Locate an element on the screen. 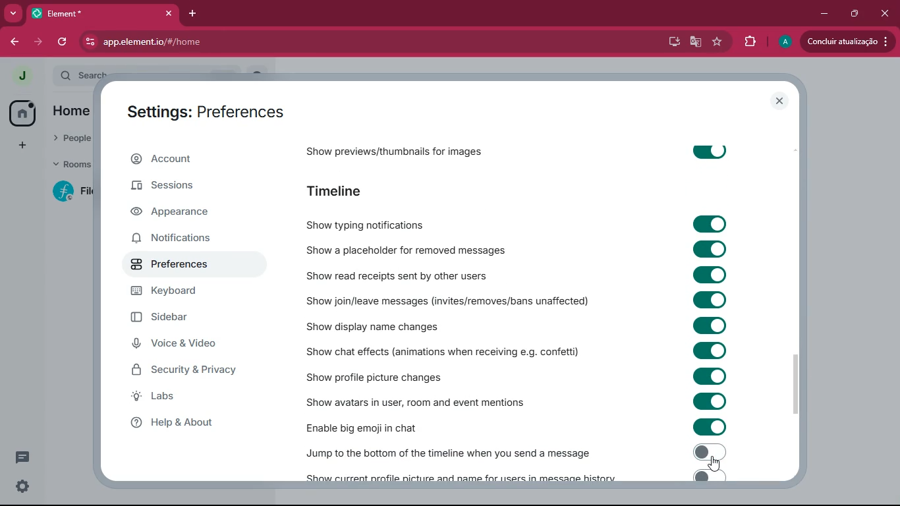 Image resolution: width=900 pixels, height=506 pixels. extensions is located at coordinates (750, 42).